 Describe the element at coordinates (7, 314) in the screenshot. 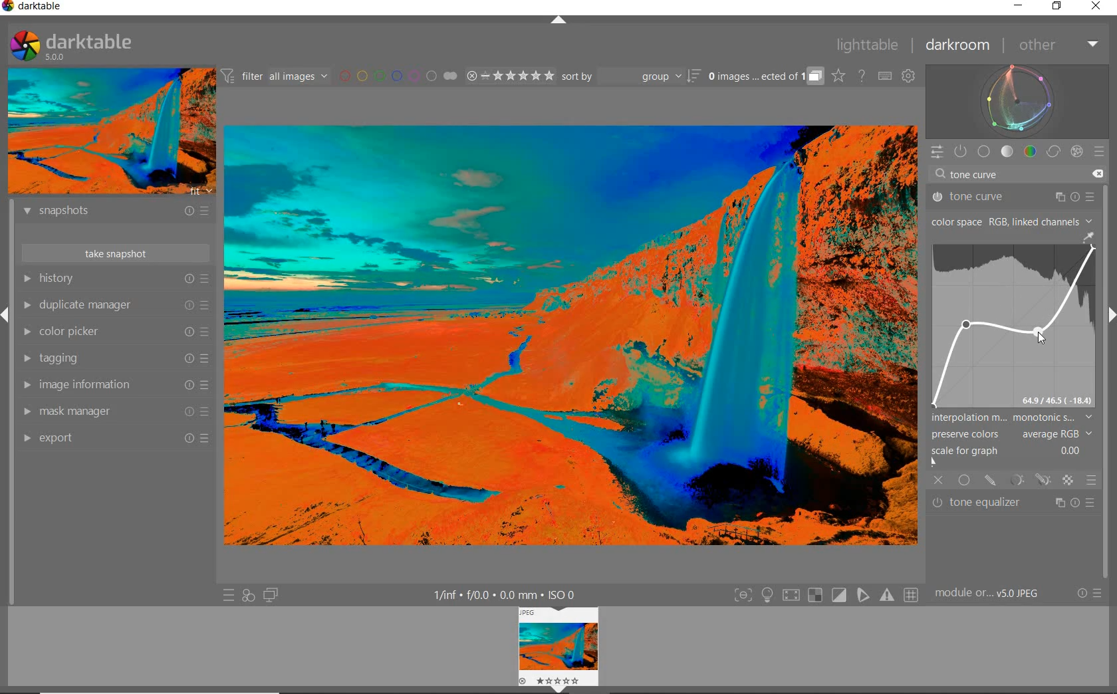

I see `Expand/Collapse` at that location.